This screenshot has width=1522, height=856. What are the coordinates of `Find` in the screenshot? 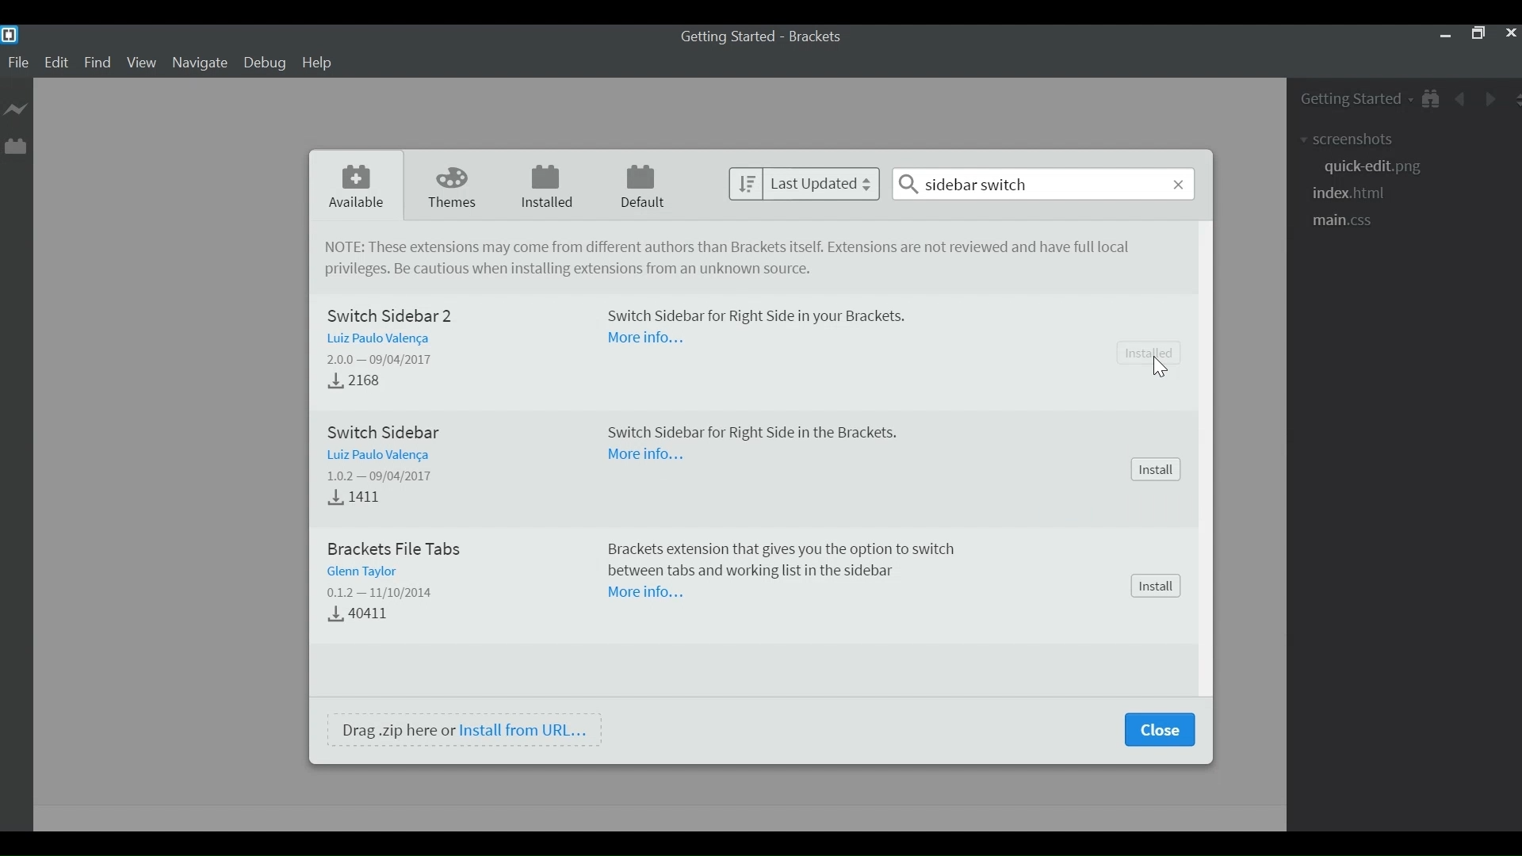 It's located at (98, 64).